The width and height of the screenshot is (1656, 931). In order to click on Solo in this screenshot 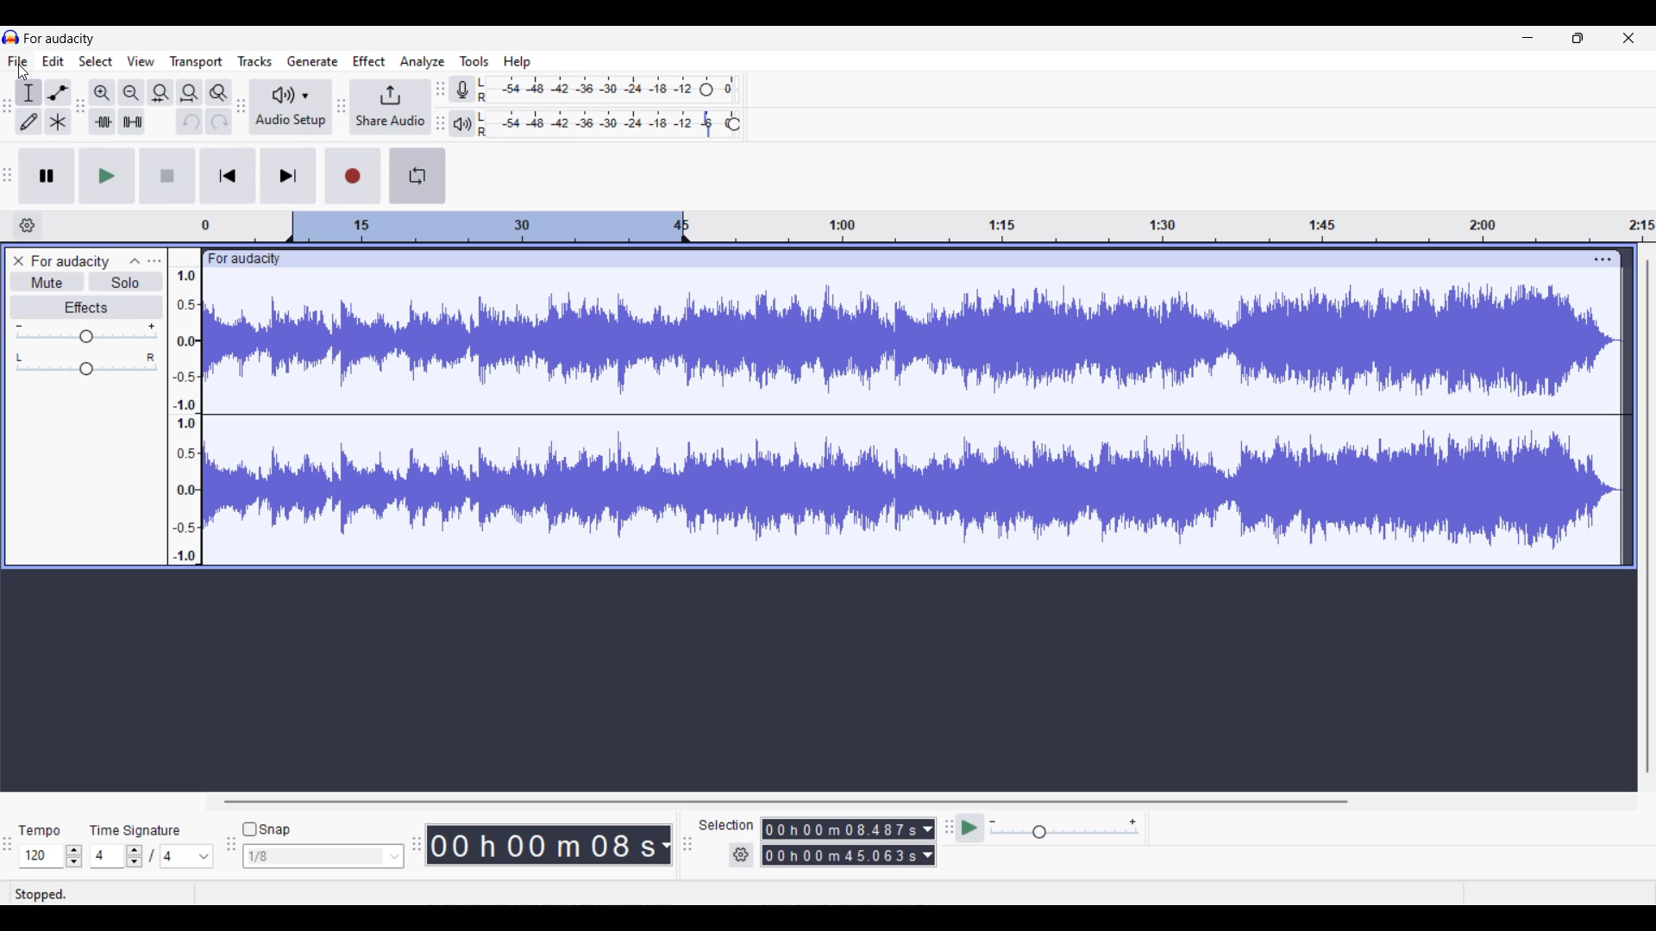, I will do `click(127, 281)`.